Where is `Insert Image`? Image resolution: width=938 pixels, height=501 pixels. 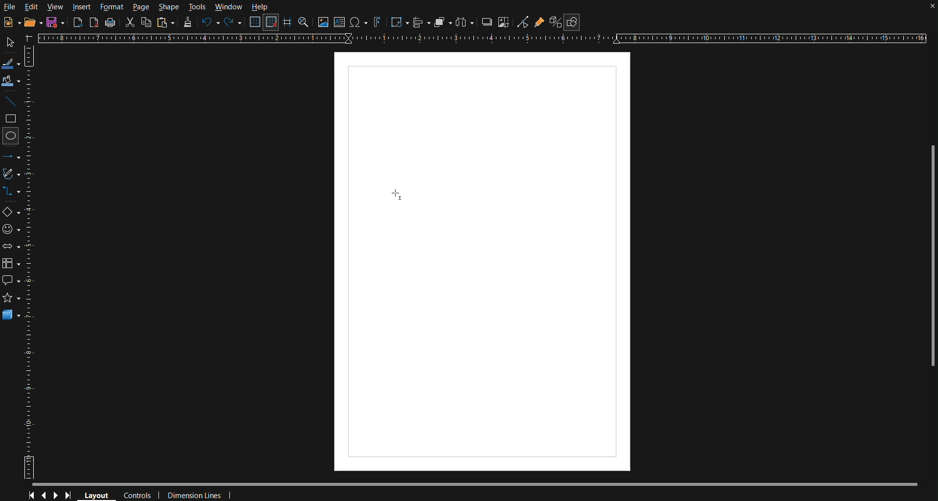 Insert Image is located at coordinates (324, 22).